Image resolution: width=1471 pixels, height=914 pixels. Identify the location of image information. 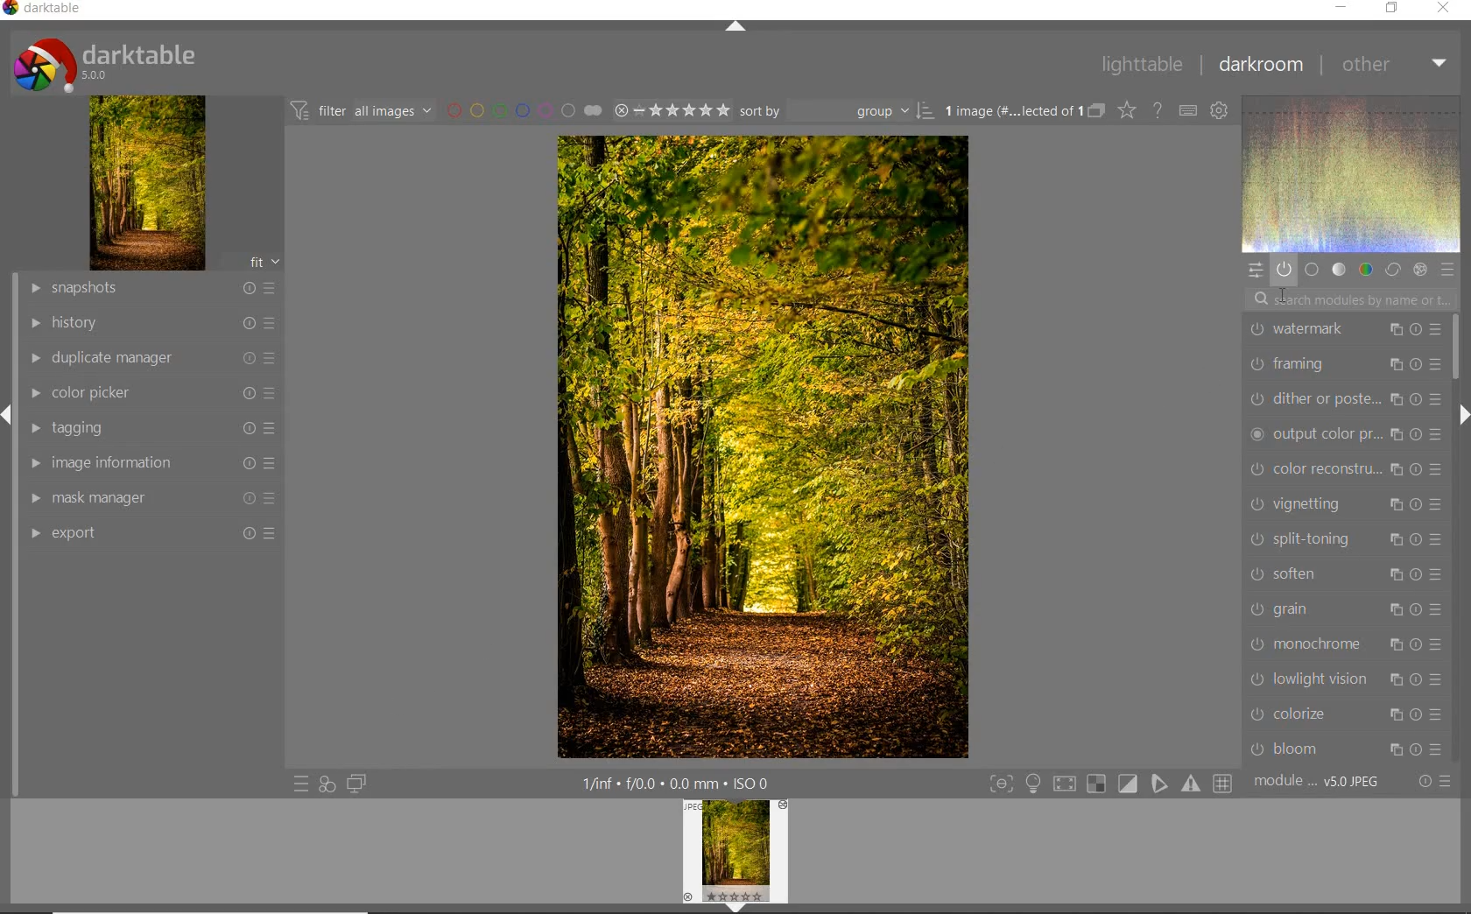
(149, 462).